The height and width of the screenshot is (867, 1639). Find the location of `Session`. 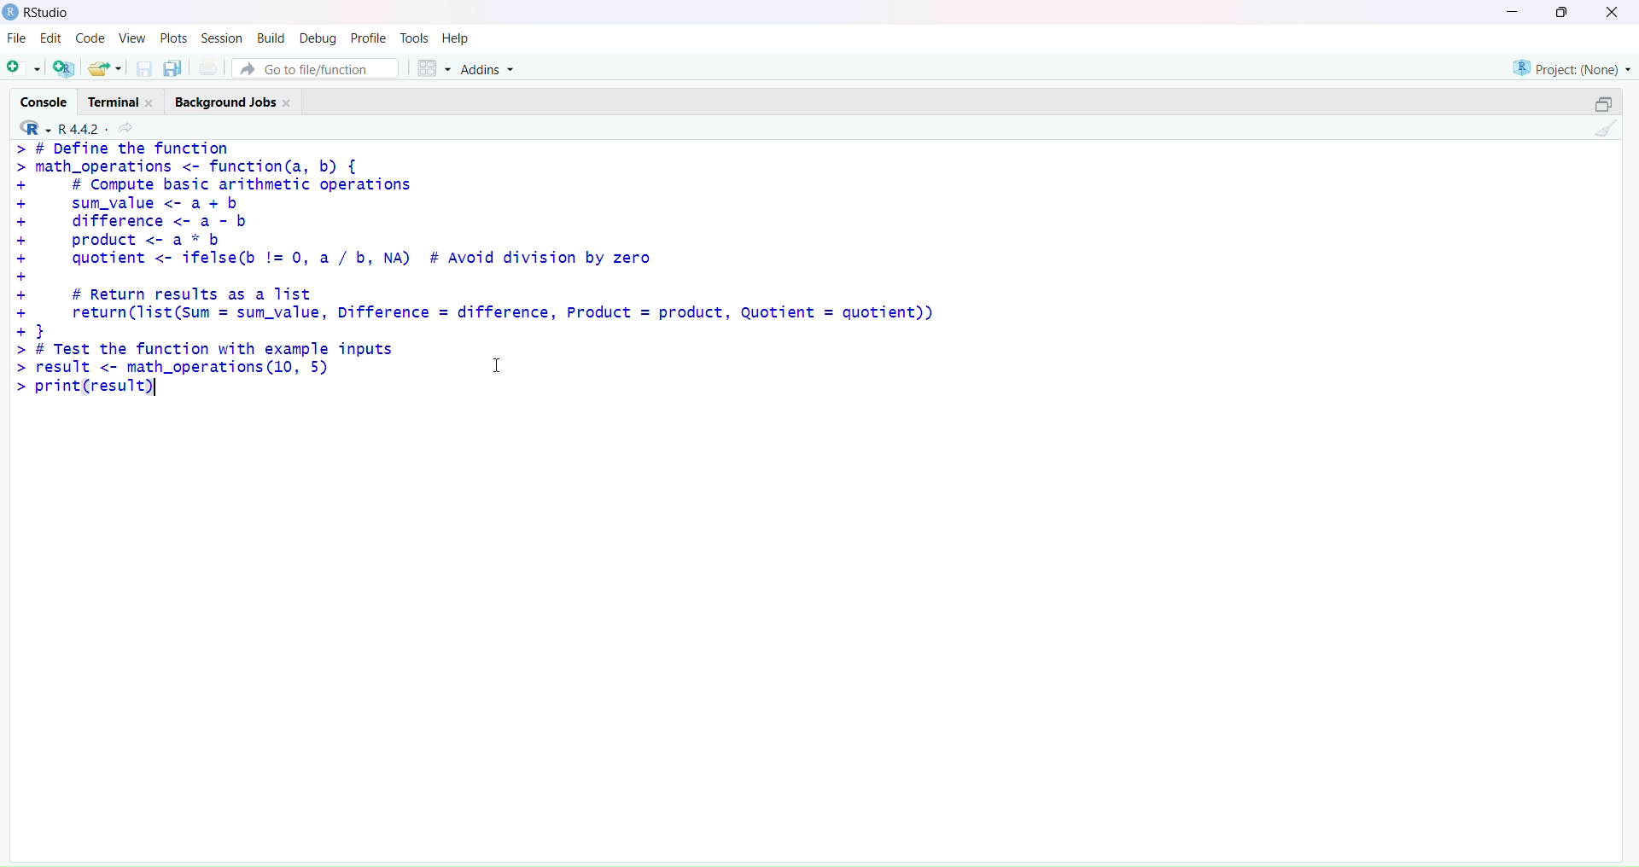

Session is located at coordinates (219, 35).